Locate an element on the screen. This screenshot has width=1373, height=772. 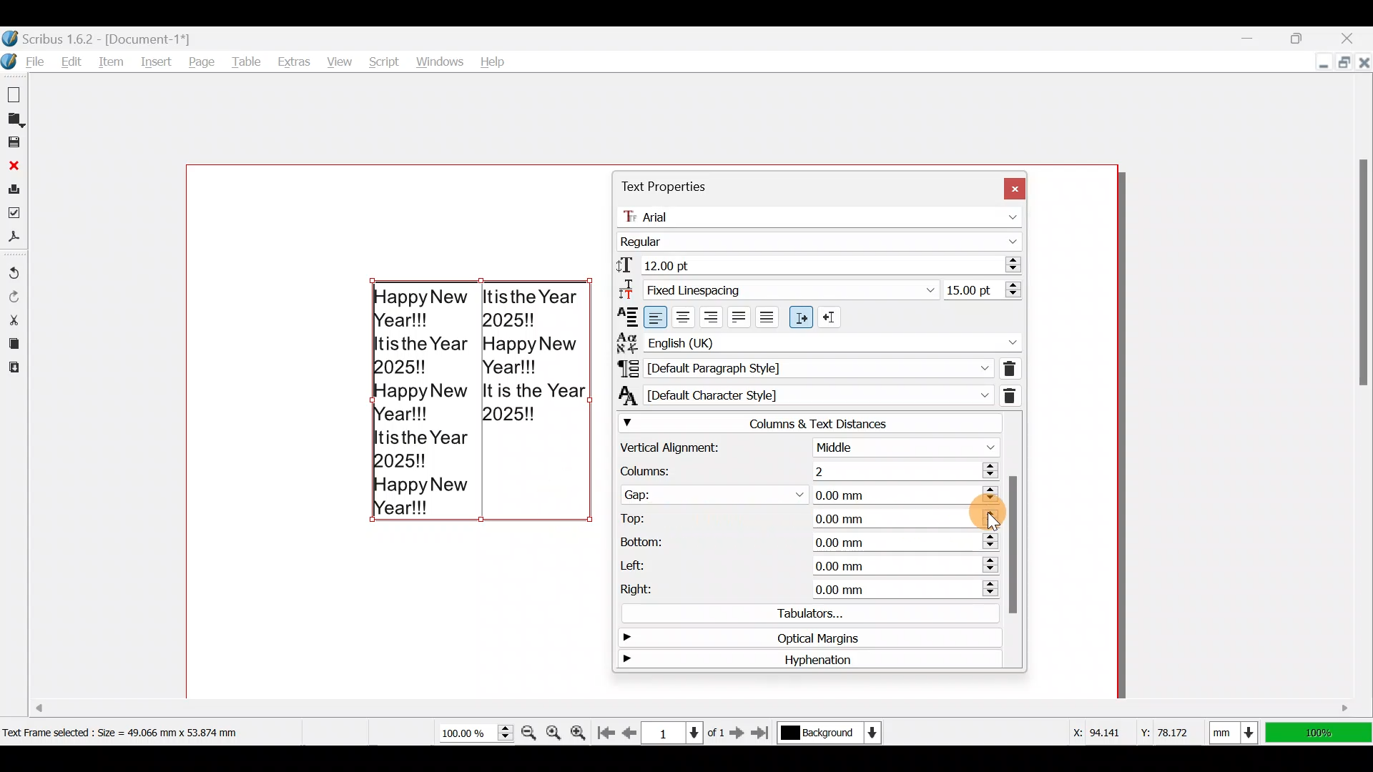
Close is located at coordinates (1354, 34).